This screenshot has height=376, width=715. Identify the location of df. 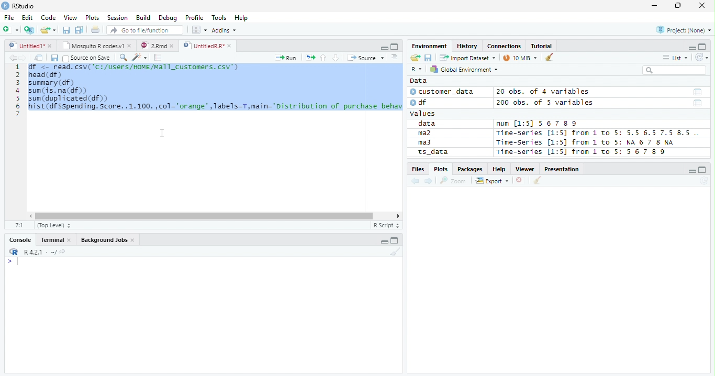
(422, 102).